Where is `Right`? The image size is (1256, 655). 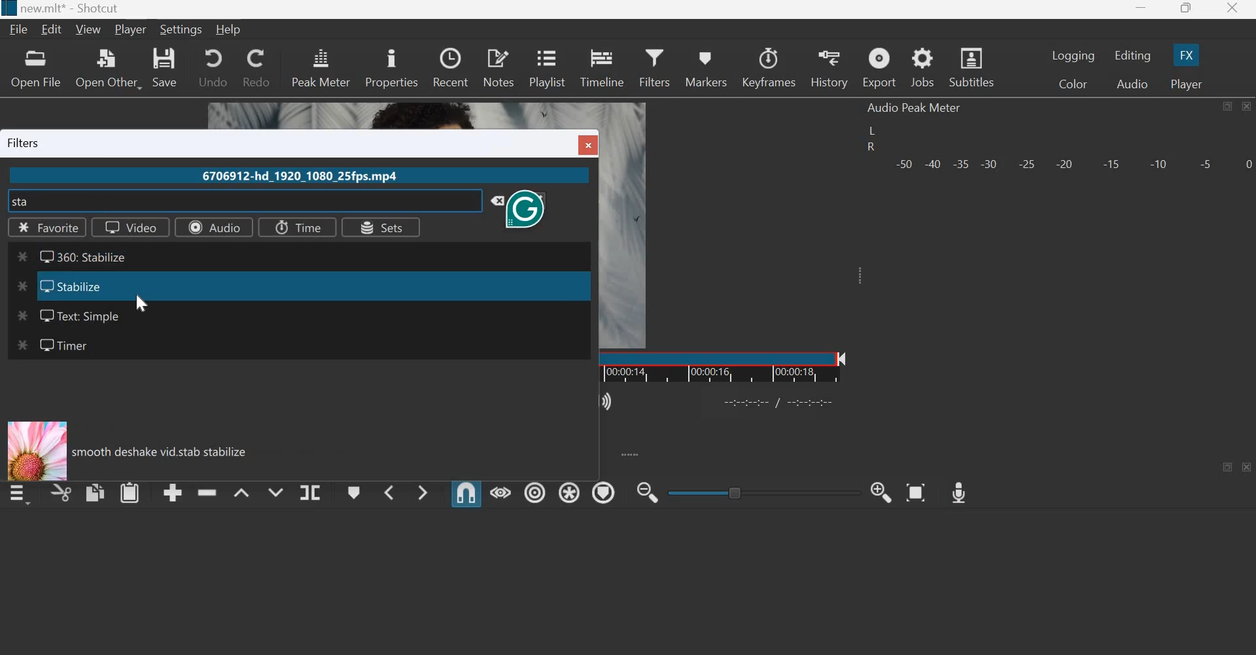
Right is located at coordinates (869, 148).